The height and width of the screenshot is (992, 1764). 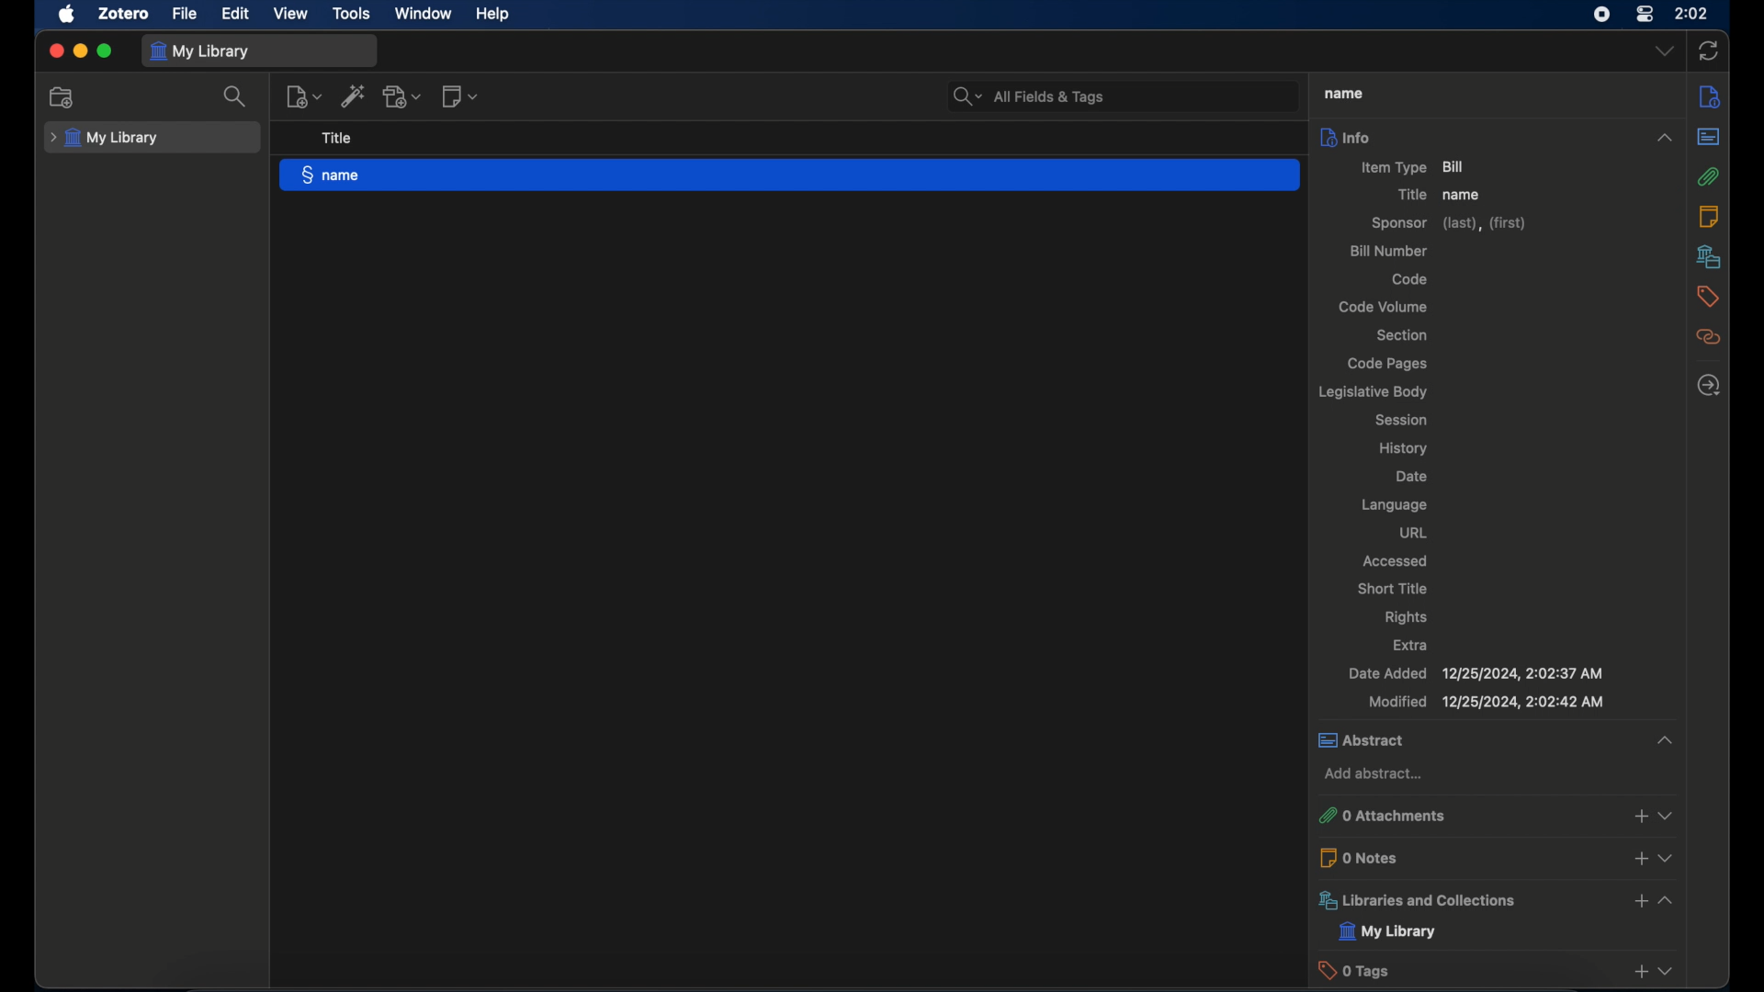 What do you see at coordinates (1415, 167) in the screenshot?
I see `item type` at bounding box center [1415, 167].